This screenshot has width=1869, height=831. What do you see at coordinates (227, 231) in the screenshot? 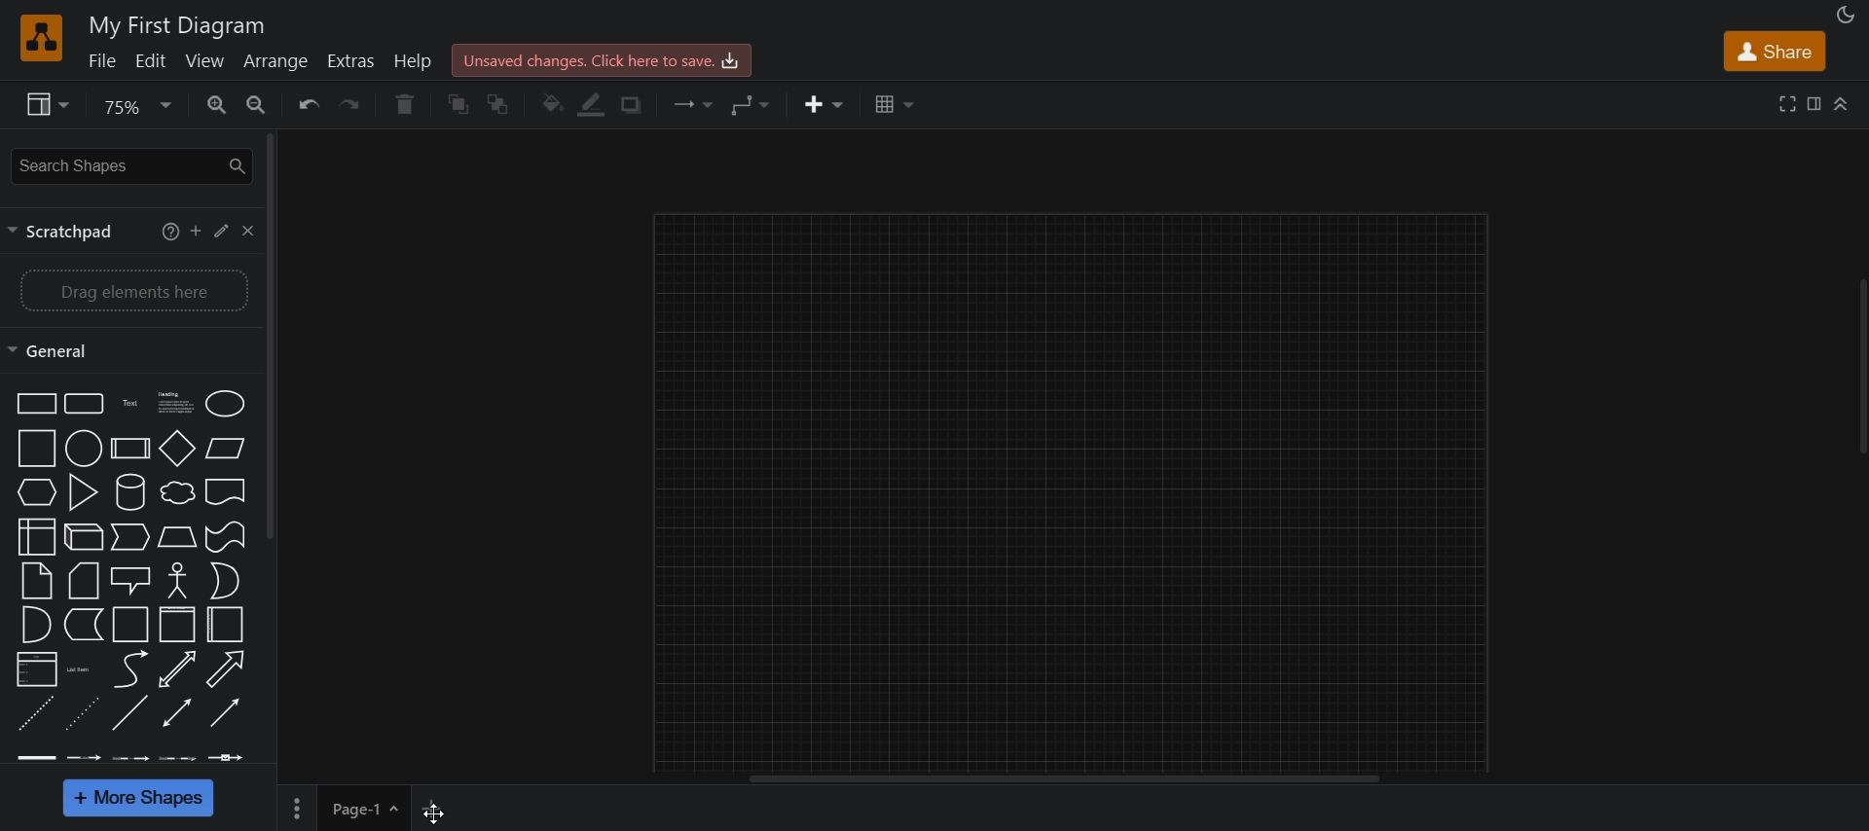
I see `edit` at bounding box center [227, 231].